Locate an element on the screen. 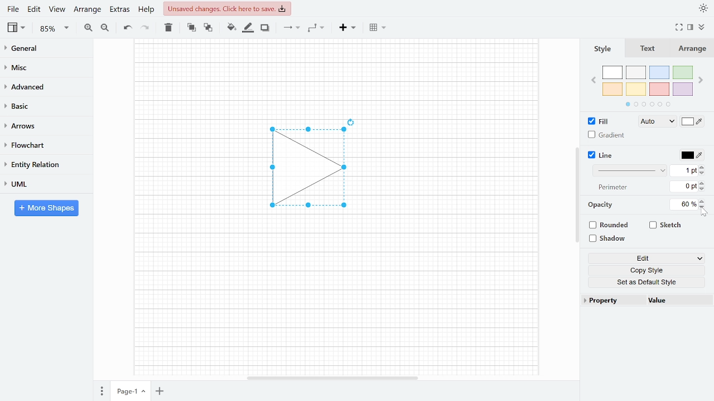  ash is located at coordinates (637, 73).